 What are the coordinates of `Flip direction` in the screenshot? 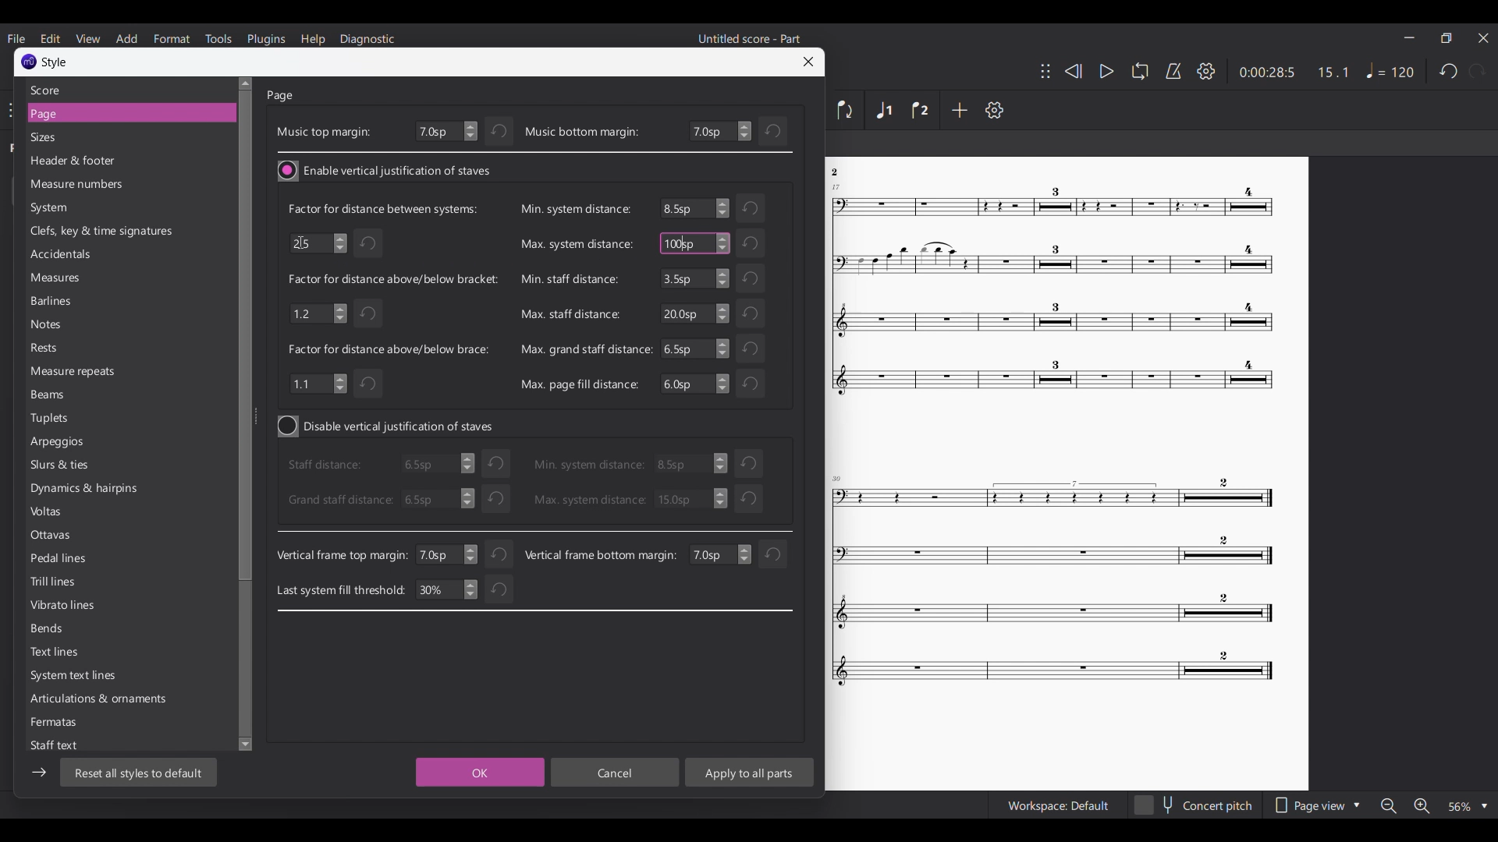 It's located at (846, 110).